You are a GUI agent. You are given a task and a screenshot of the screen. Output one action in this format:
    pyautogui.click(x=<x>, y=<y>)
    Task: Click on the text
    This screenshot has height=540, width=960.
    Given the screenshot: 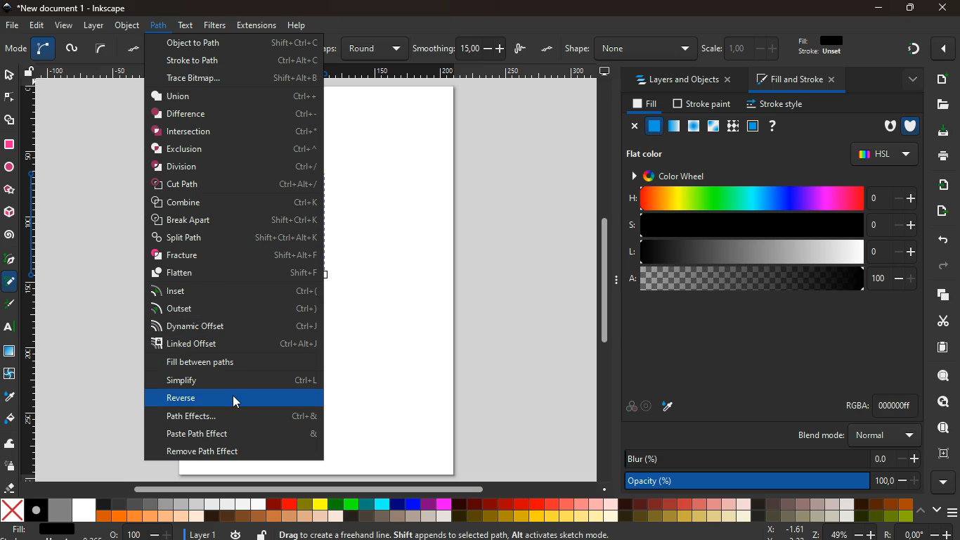 What is the action you would take?
    pyautogui.click(x=187, y=24)
    